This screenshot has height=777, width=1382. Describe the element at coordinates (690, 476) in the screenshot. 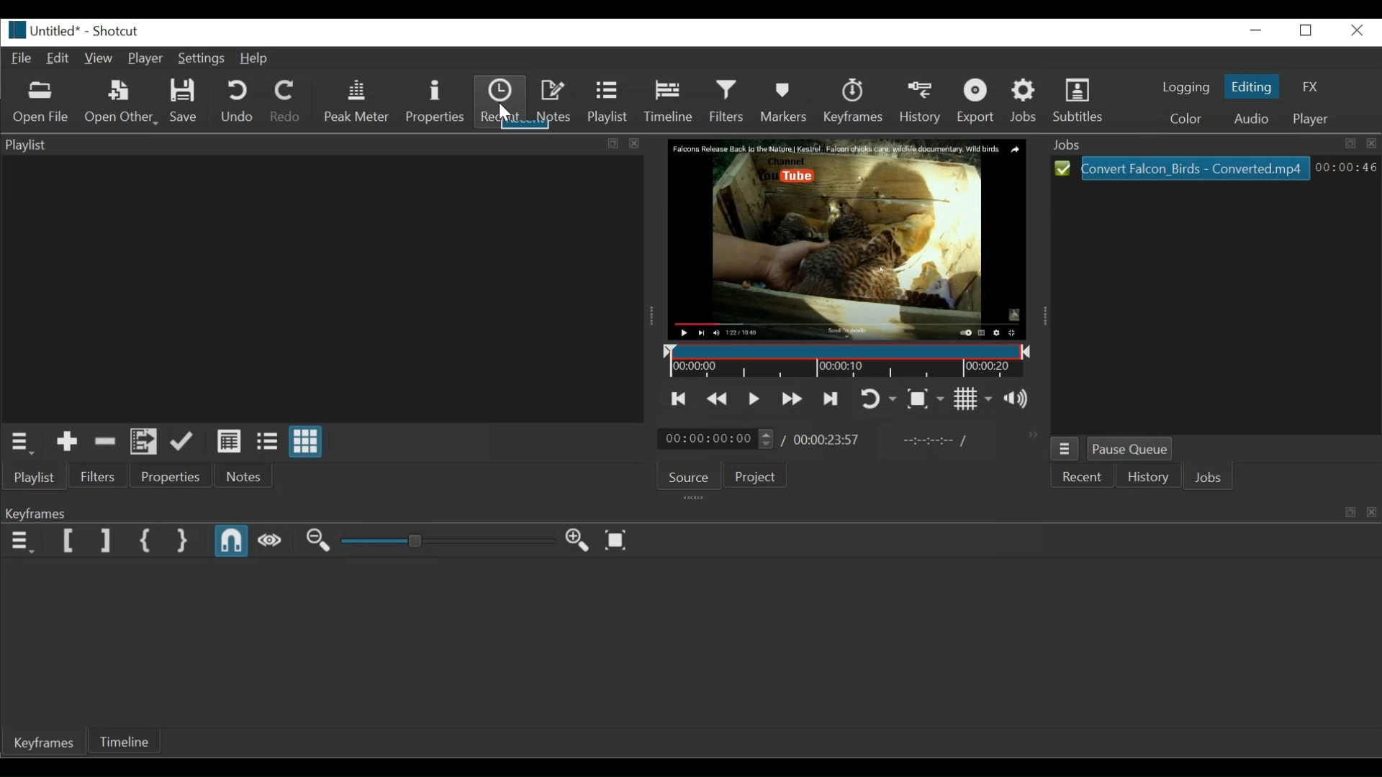

I see `Source` at that location.